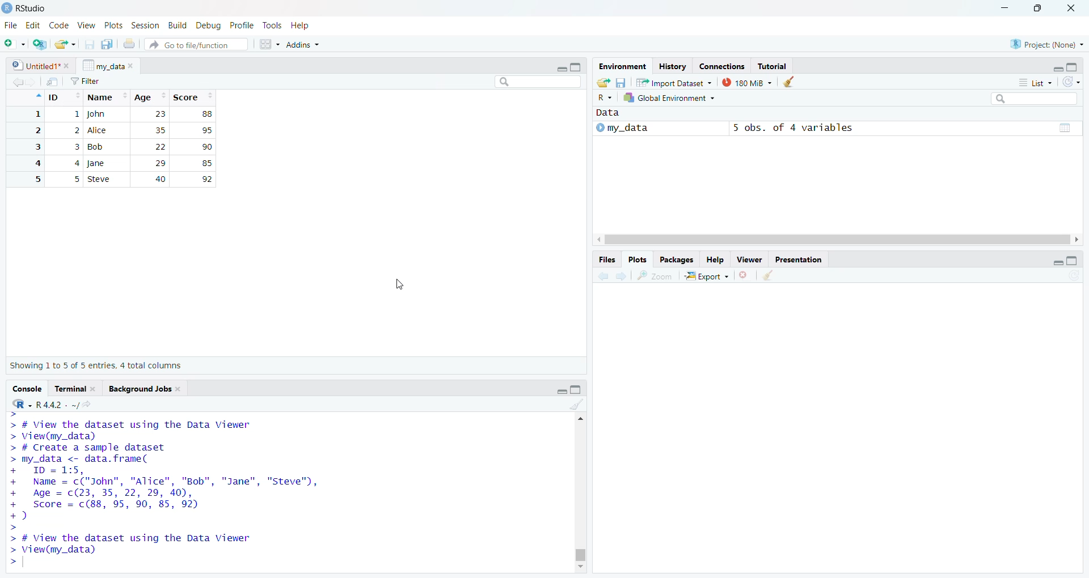 Image resolution: width=1089 pixels, height=578 pixels. What do you see at coordinates (54, 403) in the screenshot?
I see `R.4.4.2 Version` at bounding box center [54, 403].